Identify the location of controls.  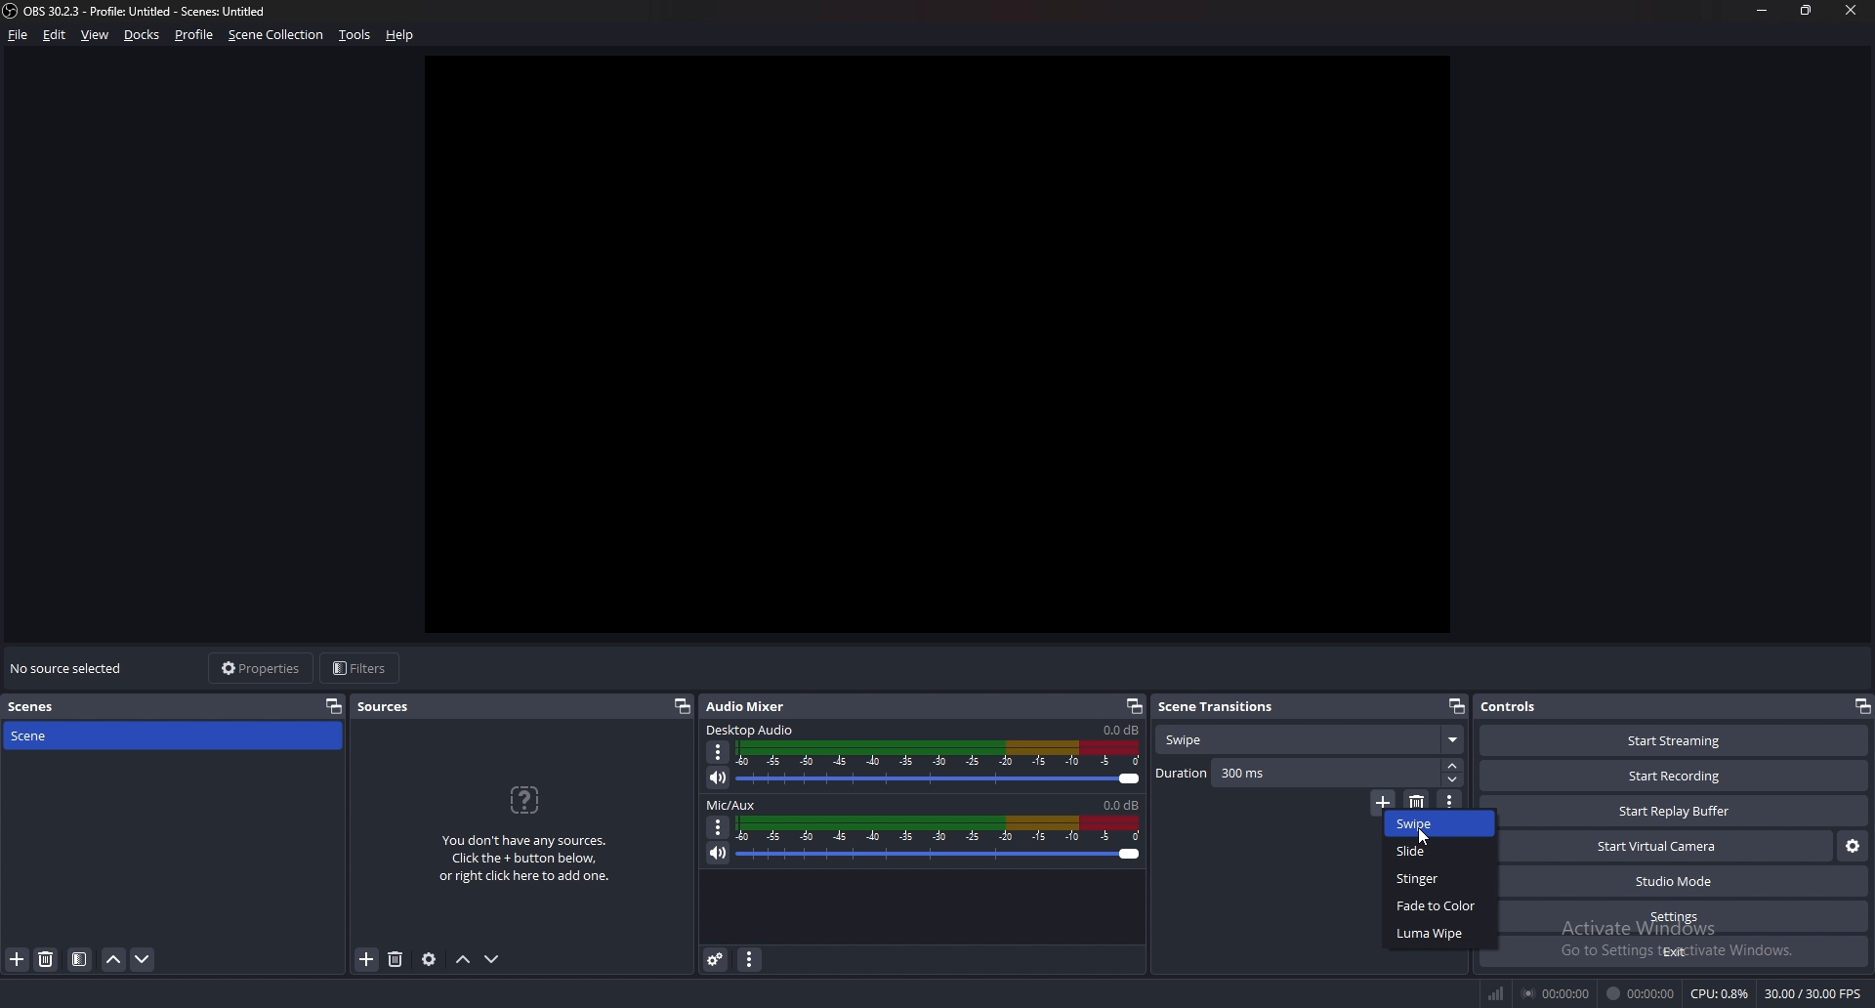
(1524, 706).